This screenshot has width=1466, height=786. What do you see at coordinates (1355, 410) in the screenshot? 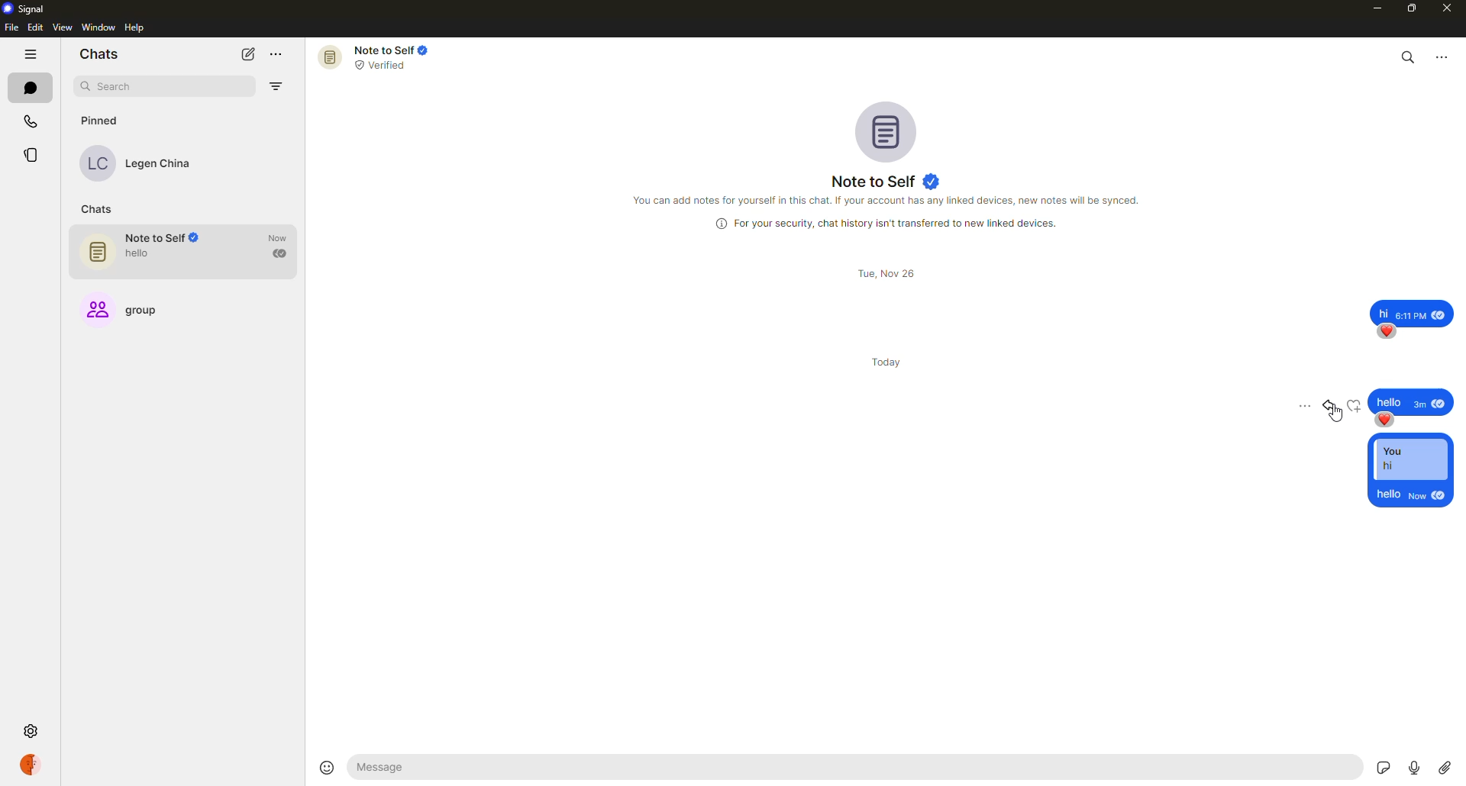
I see `reaction` at bounding box center [1355, 410].